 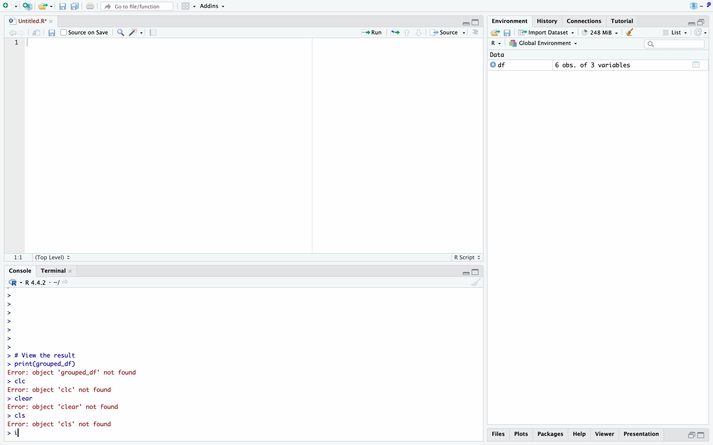 What do you see at coordinates (90, 6) in the screenshot?
I see `Print` at bounding box center [90, 6].